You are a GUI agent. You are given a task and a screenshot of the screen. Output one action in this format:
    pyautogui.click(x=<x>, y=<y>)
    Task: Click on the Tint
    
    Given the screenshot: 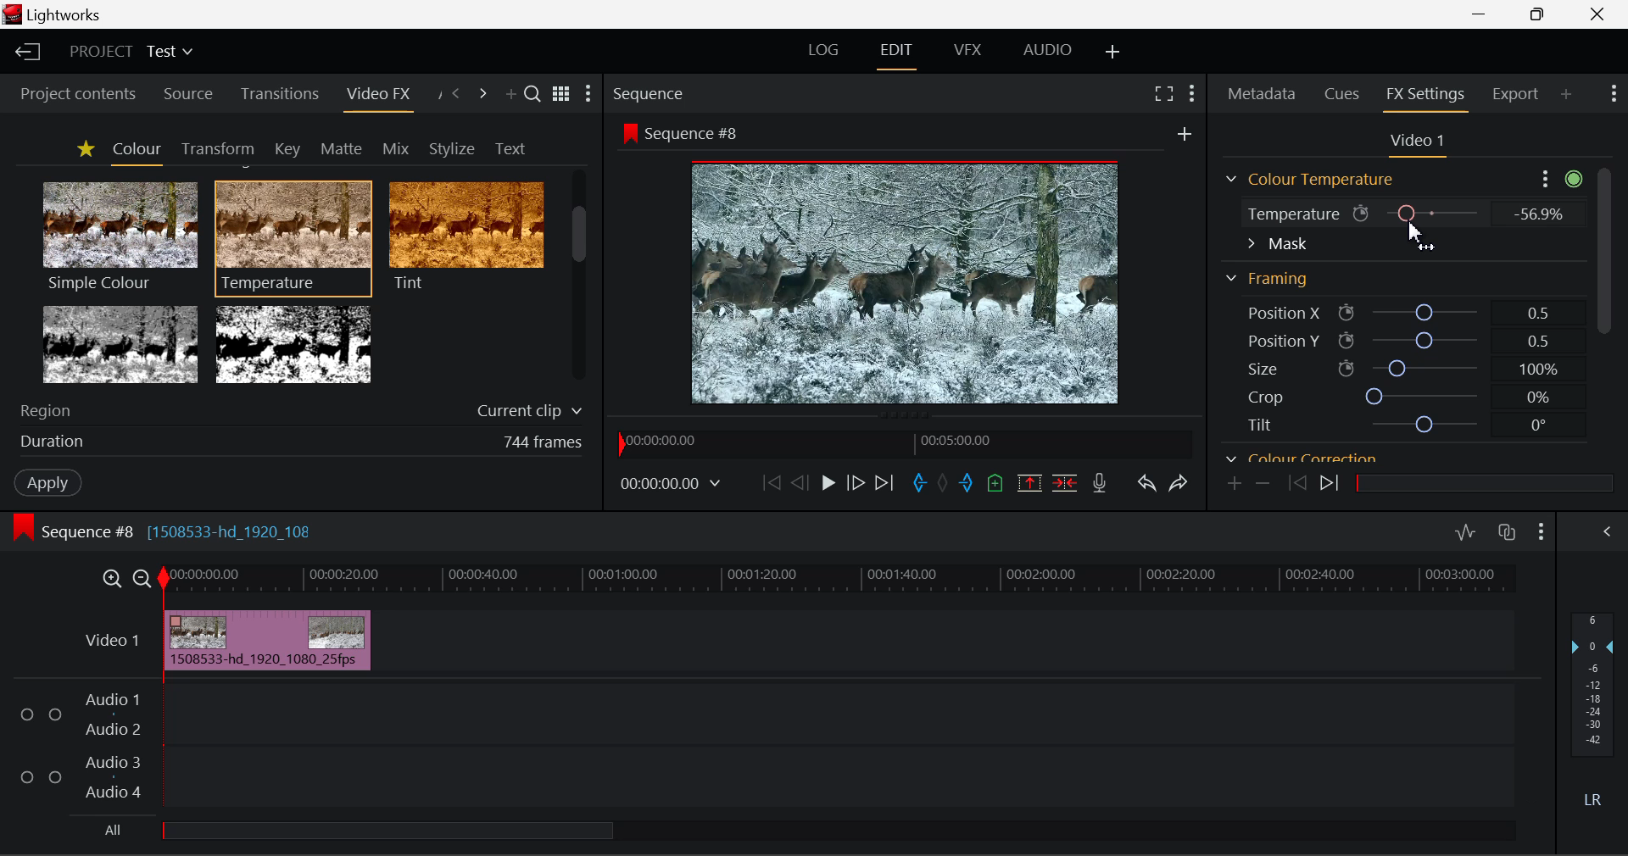 What is the action you would take?
    pyautogui.click(x=465, y=236)
    